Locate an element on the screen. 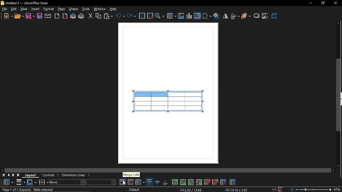 The width and height of the screenshot is (342, 192). border color is located at coordinates (32, 182).